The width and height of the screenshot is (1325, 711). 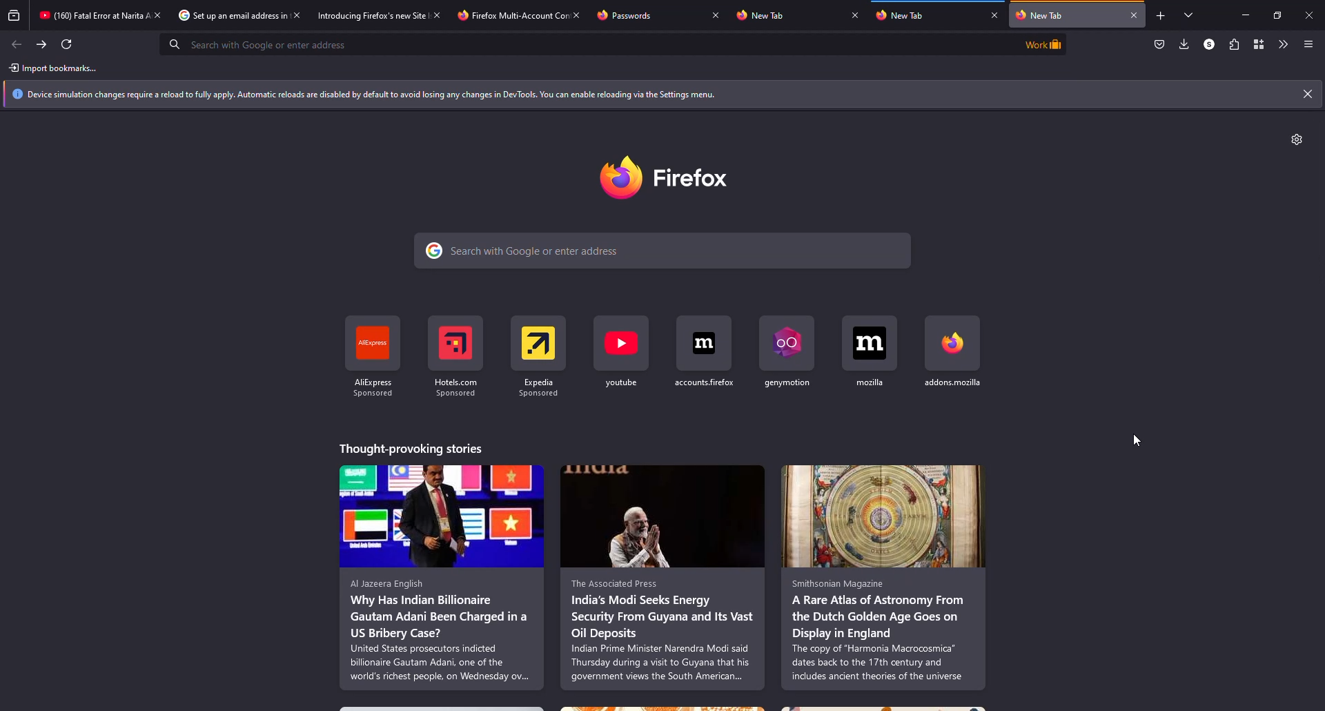 I want to click on Firefox Mozilla shortcut, so click(x=953, y=351).